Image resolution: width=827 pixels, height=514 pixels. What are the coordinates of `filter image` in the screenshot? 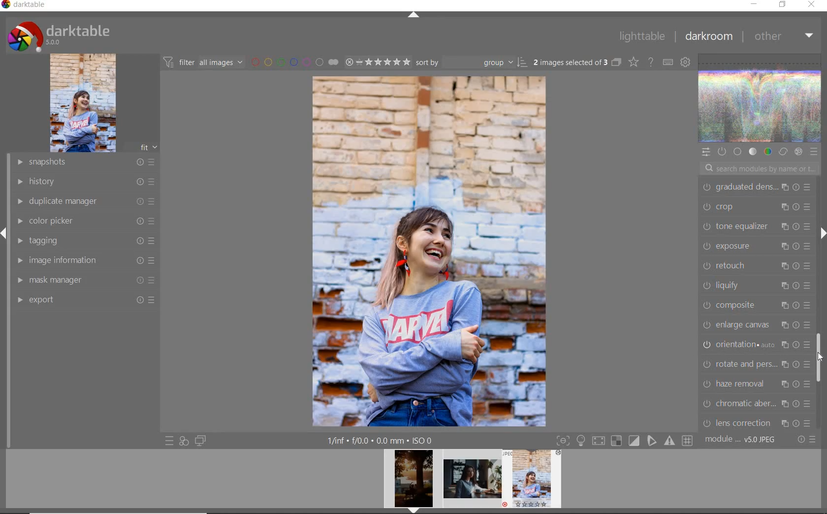 It's located at (203, 62).